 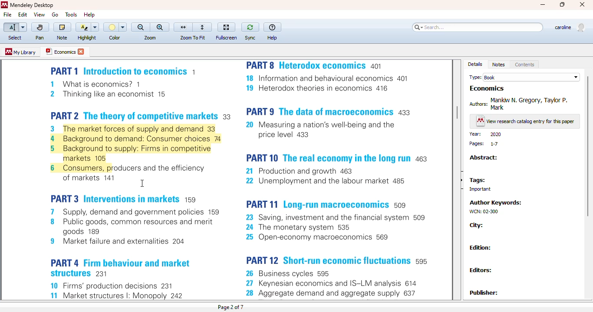 What do you see at coordinates (227, 38) in the screenshot?
I see `fullscreen` at bounding box center [227, 38].